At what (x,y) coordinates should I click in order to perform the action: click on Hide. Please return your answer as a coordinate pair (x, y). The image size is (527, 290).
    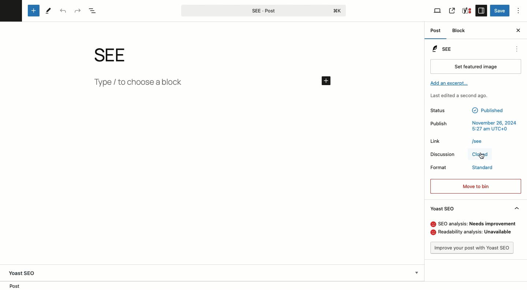
    Looking at the image, I should click on (517, 207).